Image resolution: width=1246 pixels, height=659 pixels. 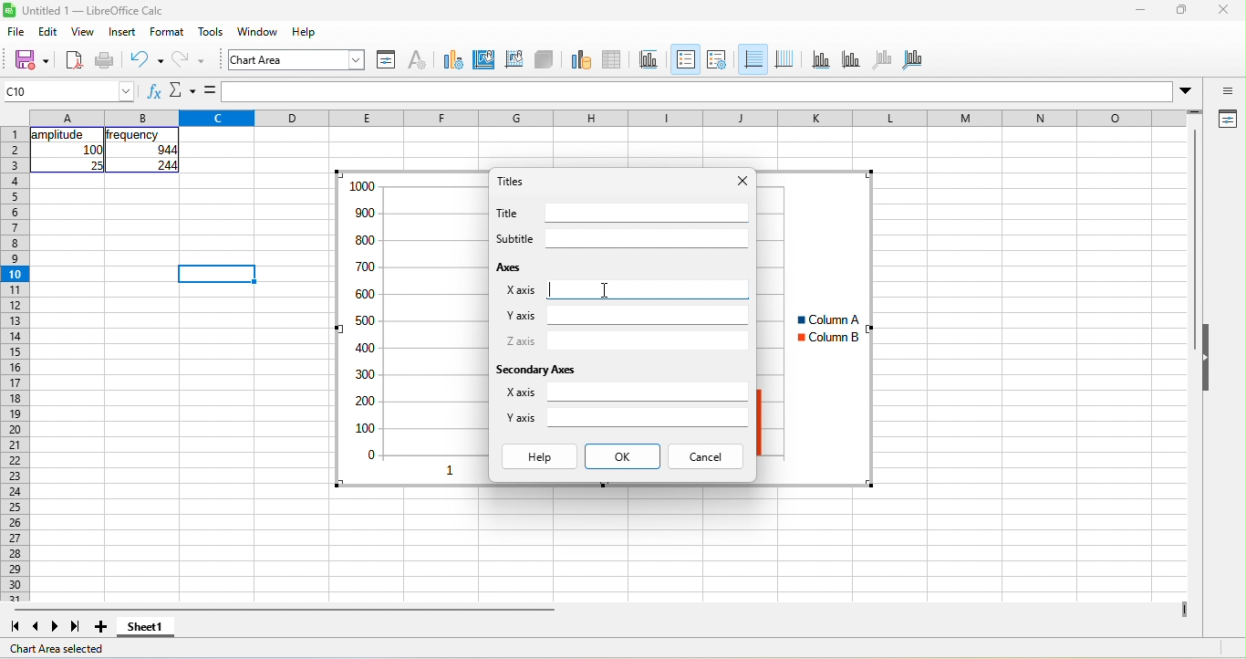 I want to click on Input for title, so click(x=648, y=213).